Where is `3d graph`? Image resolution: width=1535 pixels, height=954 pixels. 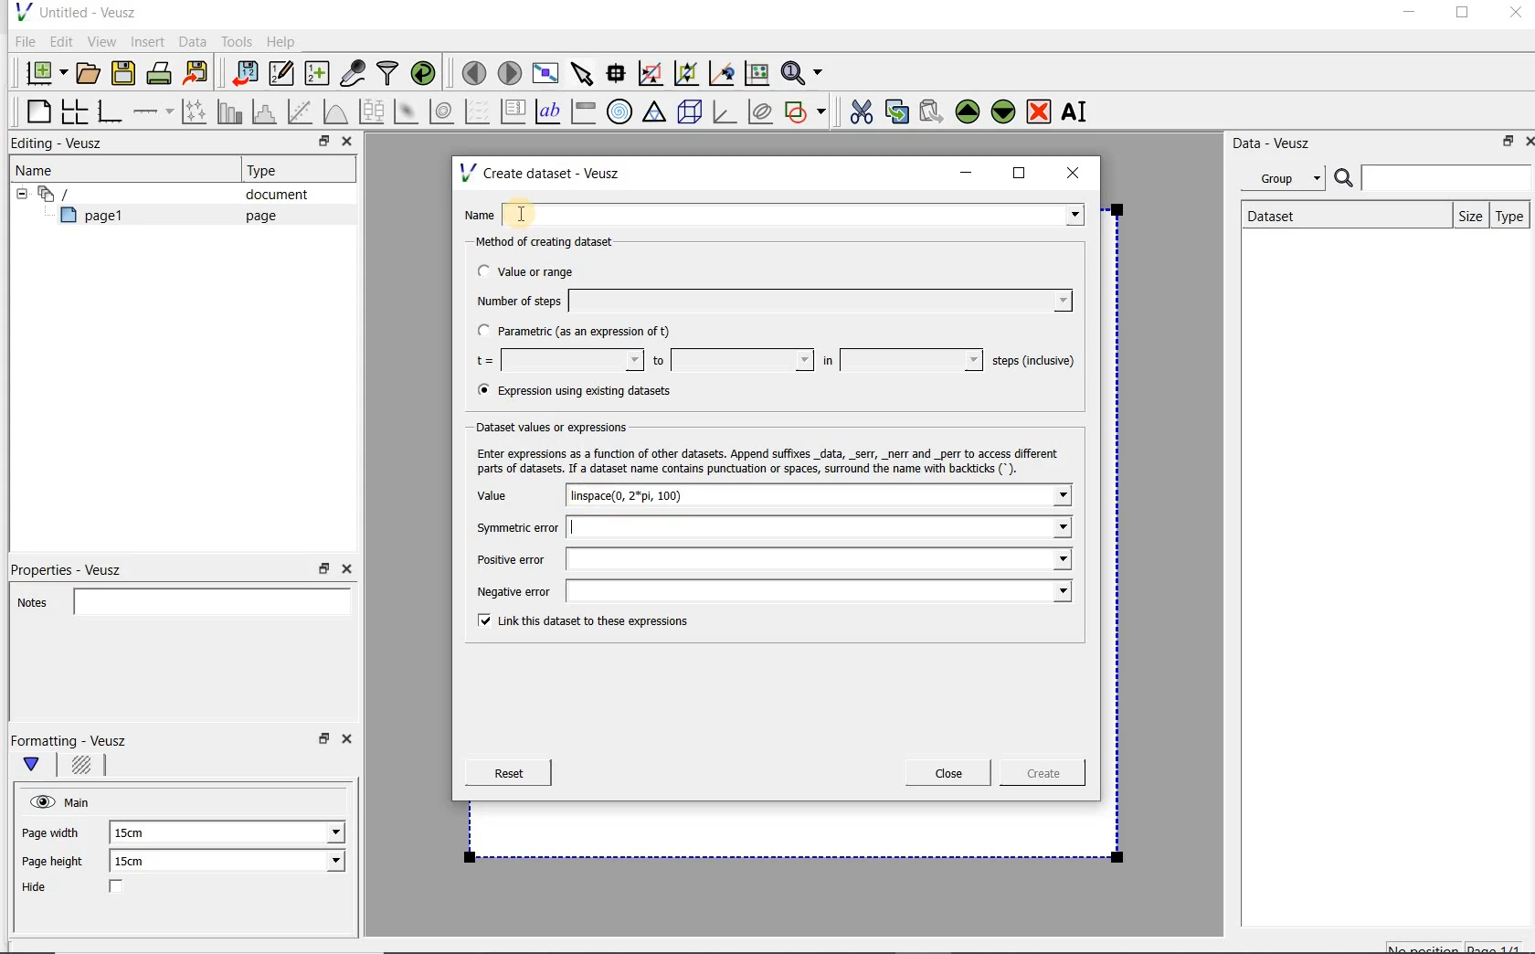
3d graph is located at coordinates (725, 113).